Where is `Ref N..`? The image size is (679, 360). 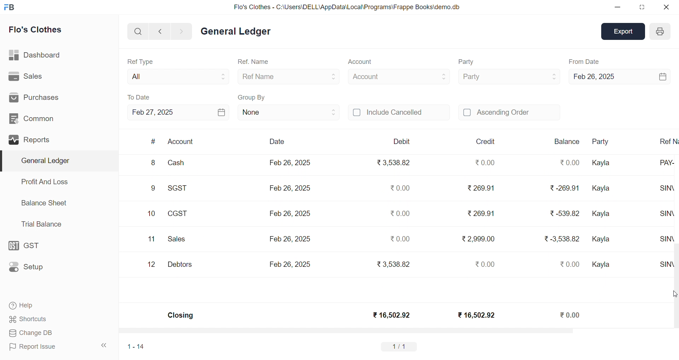 Ref N.. is located at coordinates (668, 141).